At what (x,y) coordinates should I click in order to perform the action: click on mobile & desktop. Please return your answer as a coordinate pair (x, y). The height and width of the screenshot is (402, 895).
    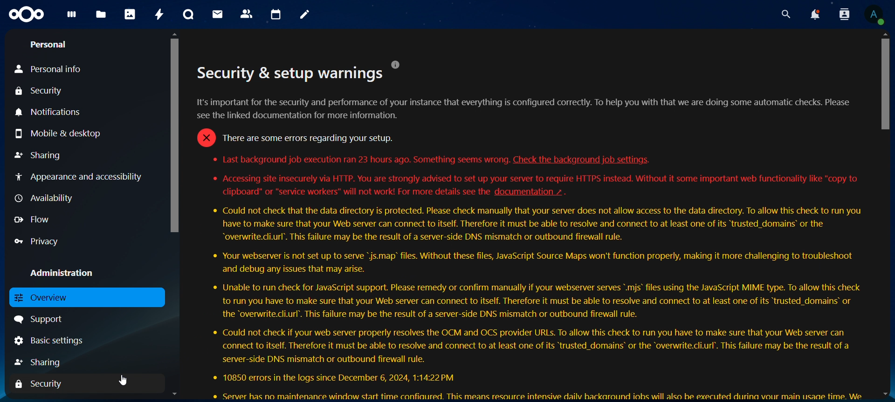
    Looking at the image, I should click on (59, 134).